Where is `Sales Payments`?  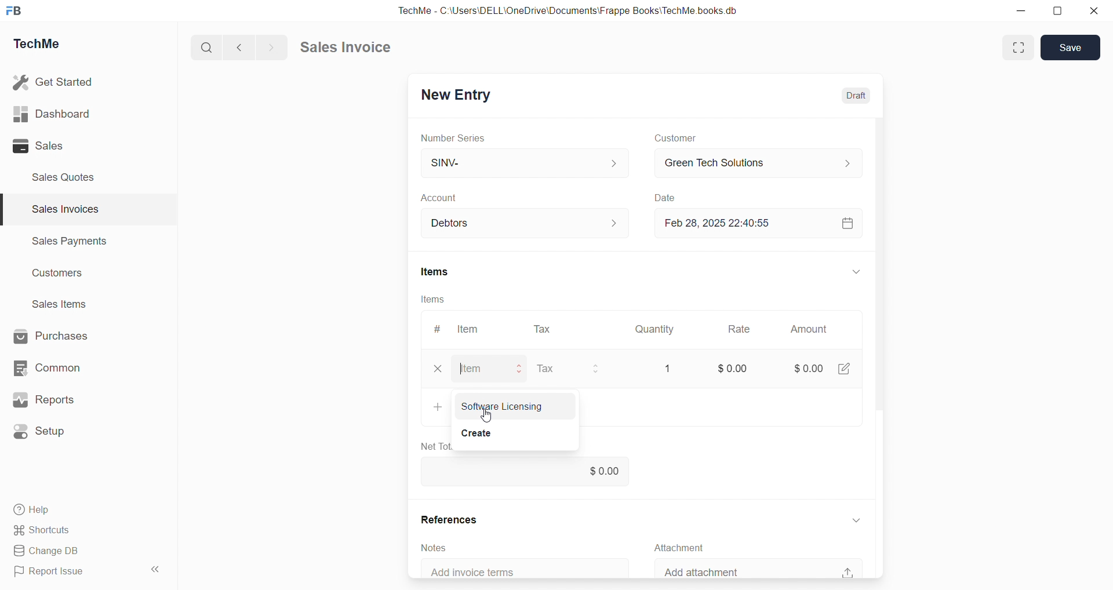 Sales Payments is located at coordinates (71, 240).